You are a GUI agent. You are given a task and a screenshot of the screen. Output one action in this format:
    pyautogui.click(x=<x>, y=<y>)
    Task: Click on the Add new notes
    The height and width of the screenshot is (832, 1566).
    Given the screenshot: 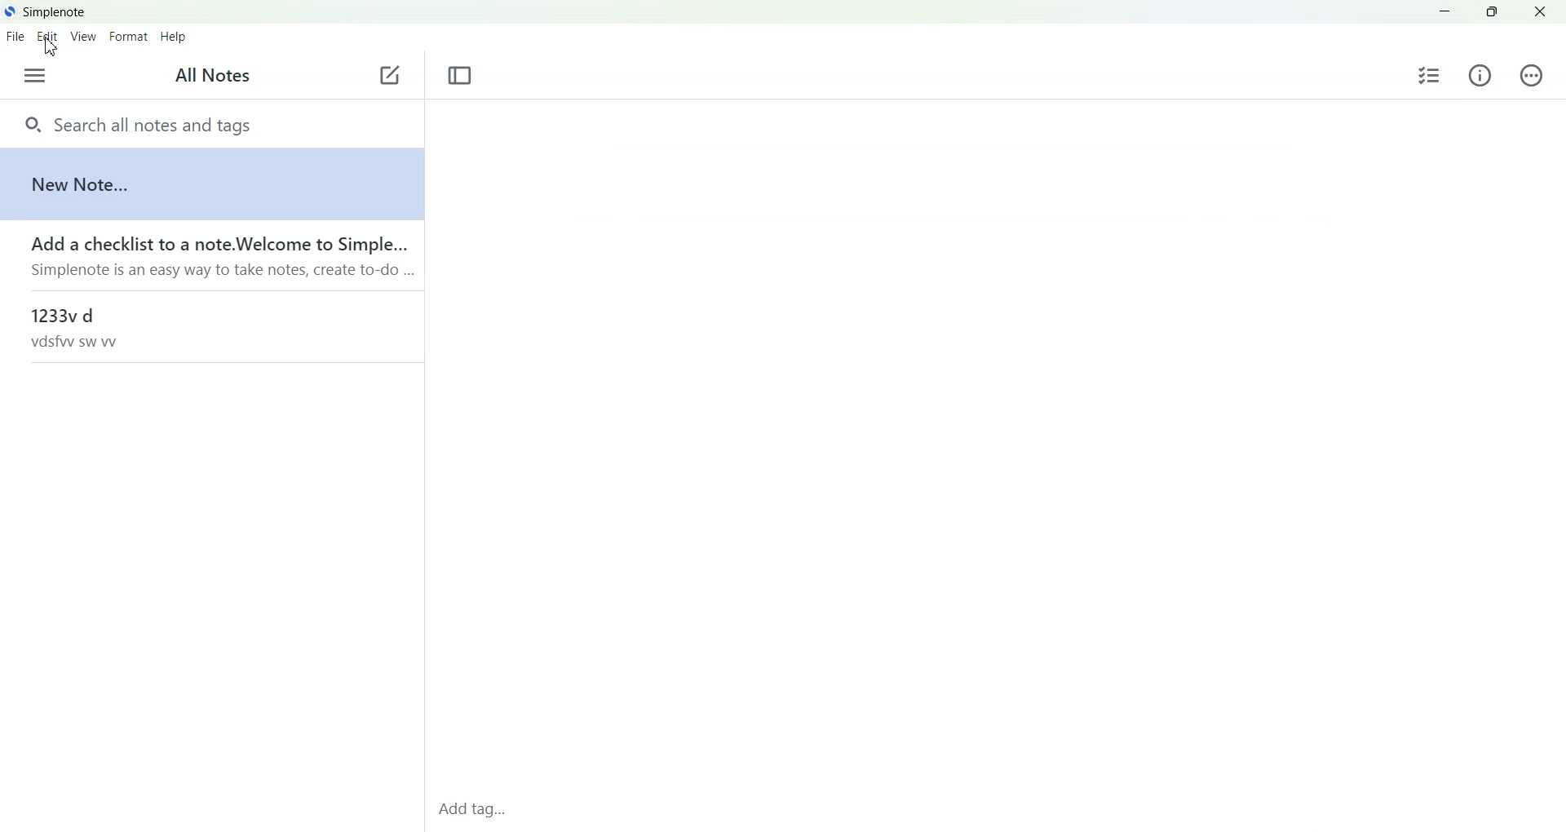 What is the action you would take?
    pyautogui.click(x=388, y=76)
    